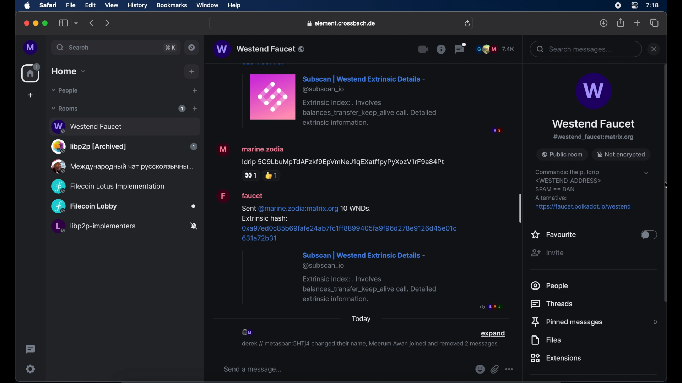  Describe the element at coordinates (207, 5) in the screenshot. I see `window` at that location.